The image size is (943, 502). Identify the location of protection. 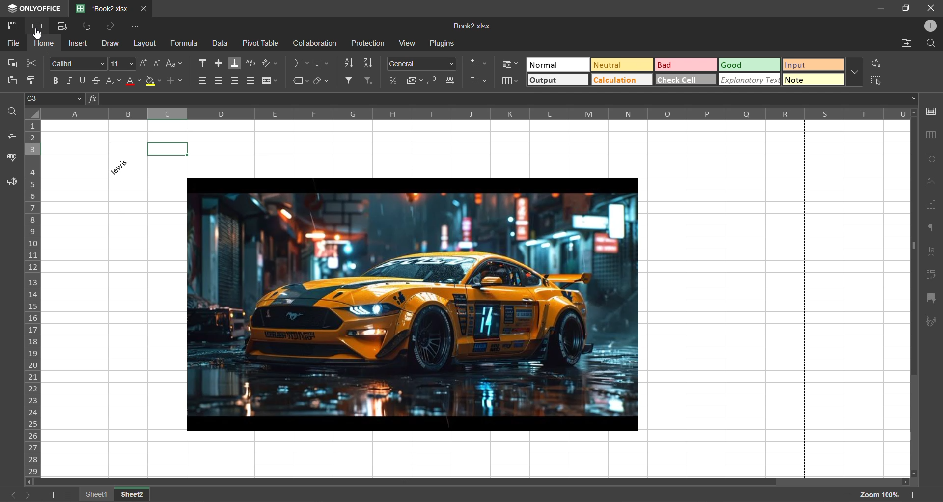
(367, 42).